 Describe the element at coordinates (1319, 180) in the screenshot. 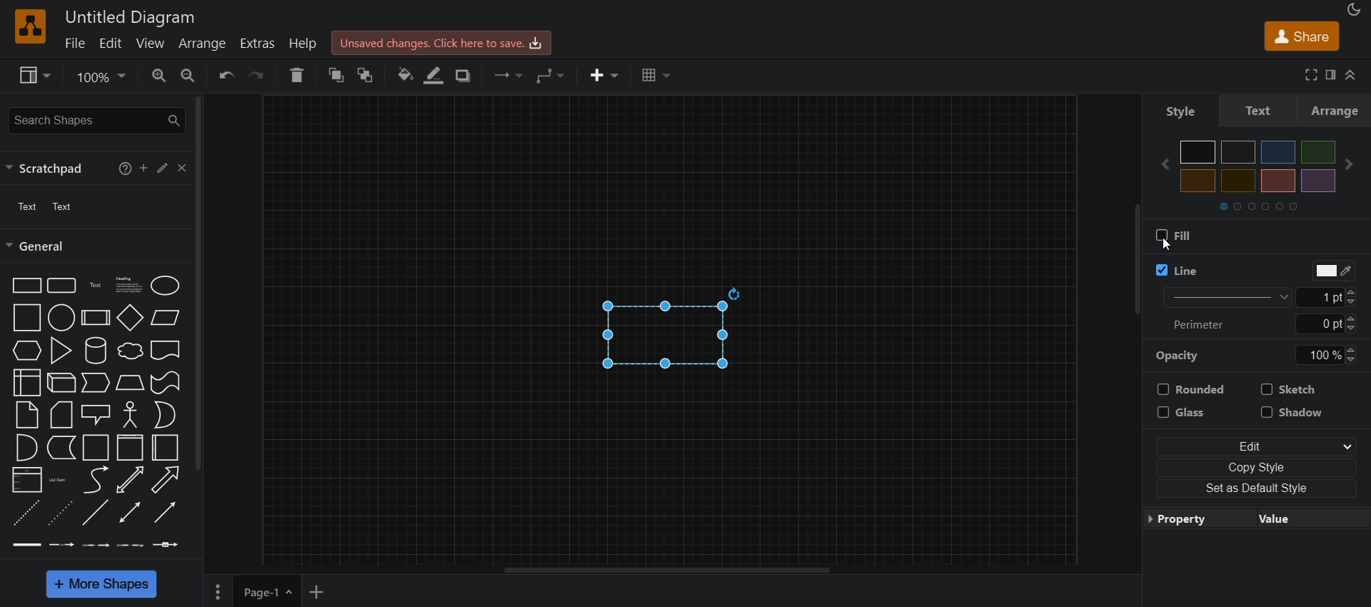

I see `violet` at that location.